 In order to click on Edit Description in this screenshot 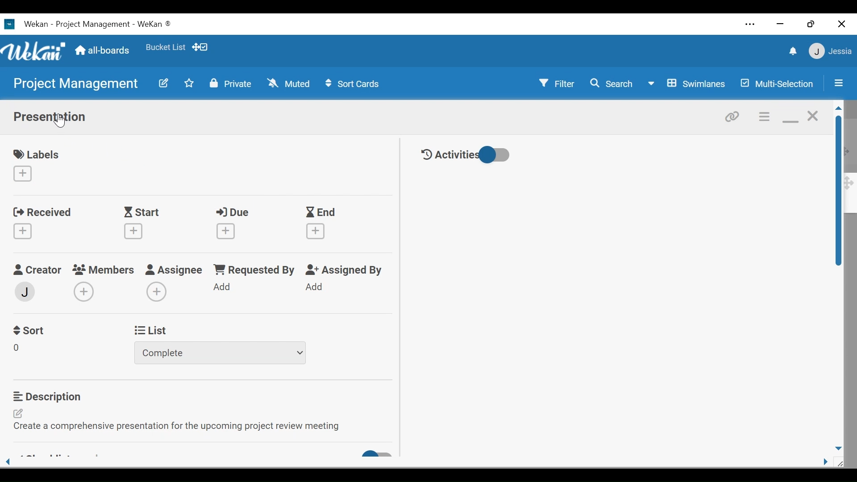, I will do `click(182, 421)`.